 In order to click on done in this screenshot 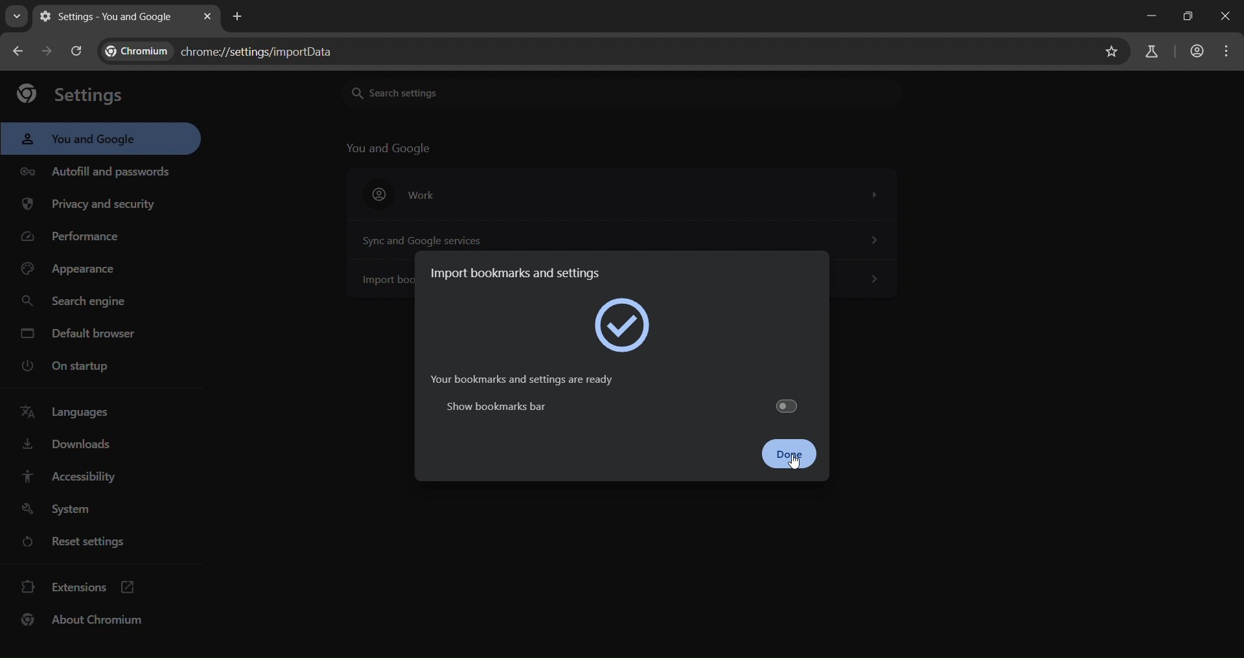, I will do `click(792, 455)`.